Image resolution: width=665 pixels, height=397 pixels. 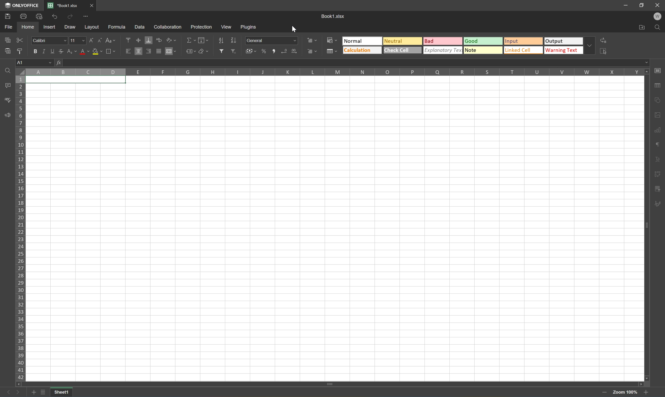 What do you see at coordinates (5, 393) in the screenshot?
I see `Previous` at bounding box center [5, 393].